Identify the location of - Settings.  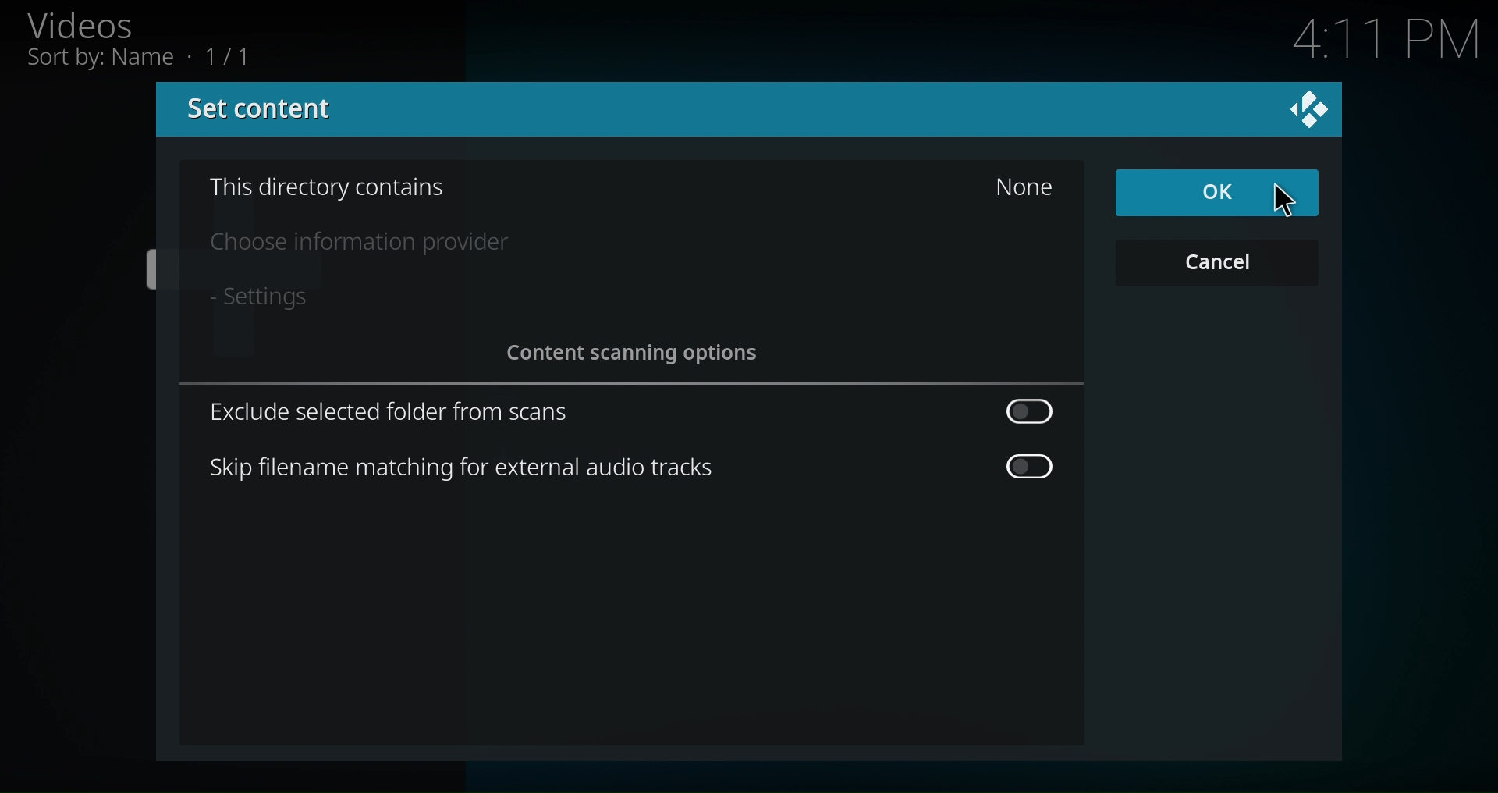
(271, 296).